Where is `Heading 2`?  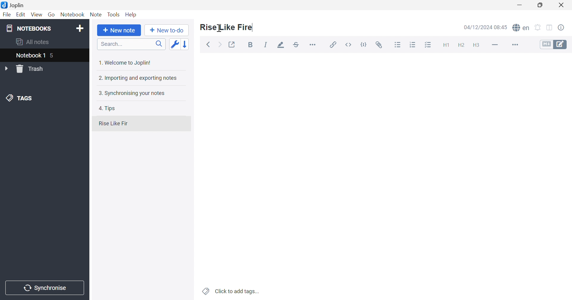
Heading 2 is located at coordinates (461, 45).